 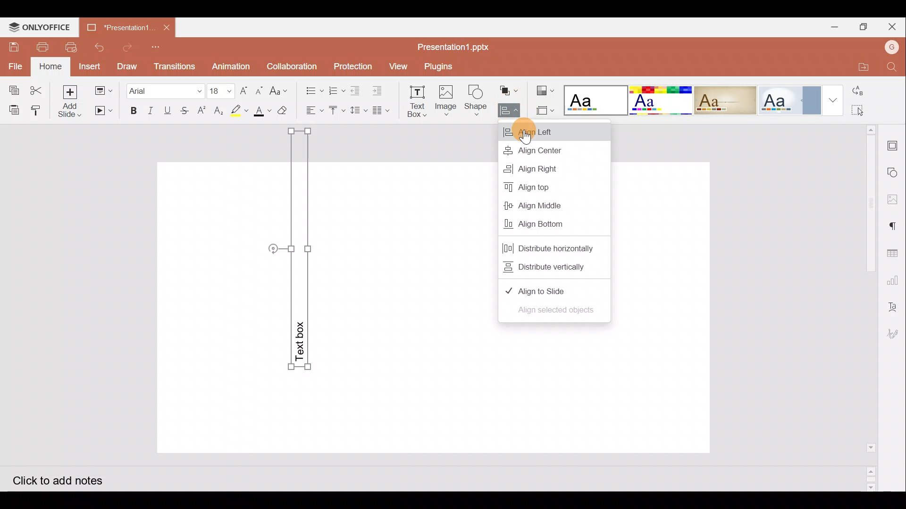 What do you see at coordinates (550, 150) in the screenshot?
I see `Align Centre` at bounding box center [550, 150].